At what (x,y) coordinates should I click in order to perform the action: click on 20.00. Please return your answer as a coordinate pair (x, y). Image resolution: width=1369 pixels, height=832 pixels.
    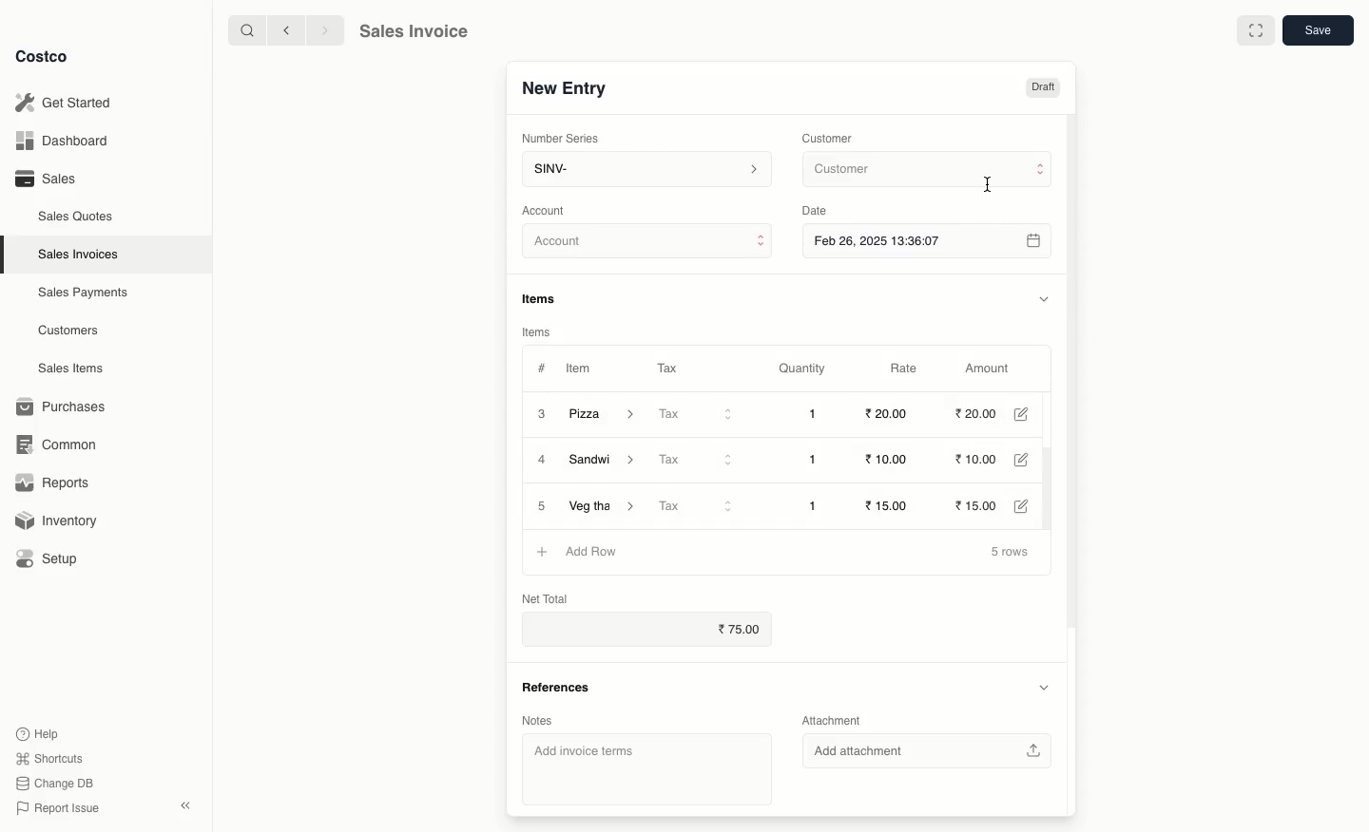
    Looking at the image, I should click on (885, 414).